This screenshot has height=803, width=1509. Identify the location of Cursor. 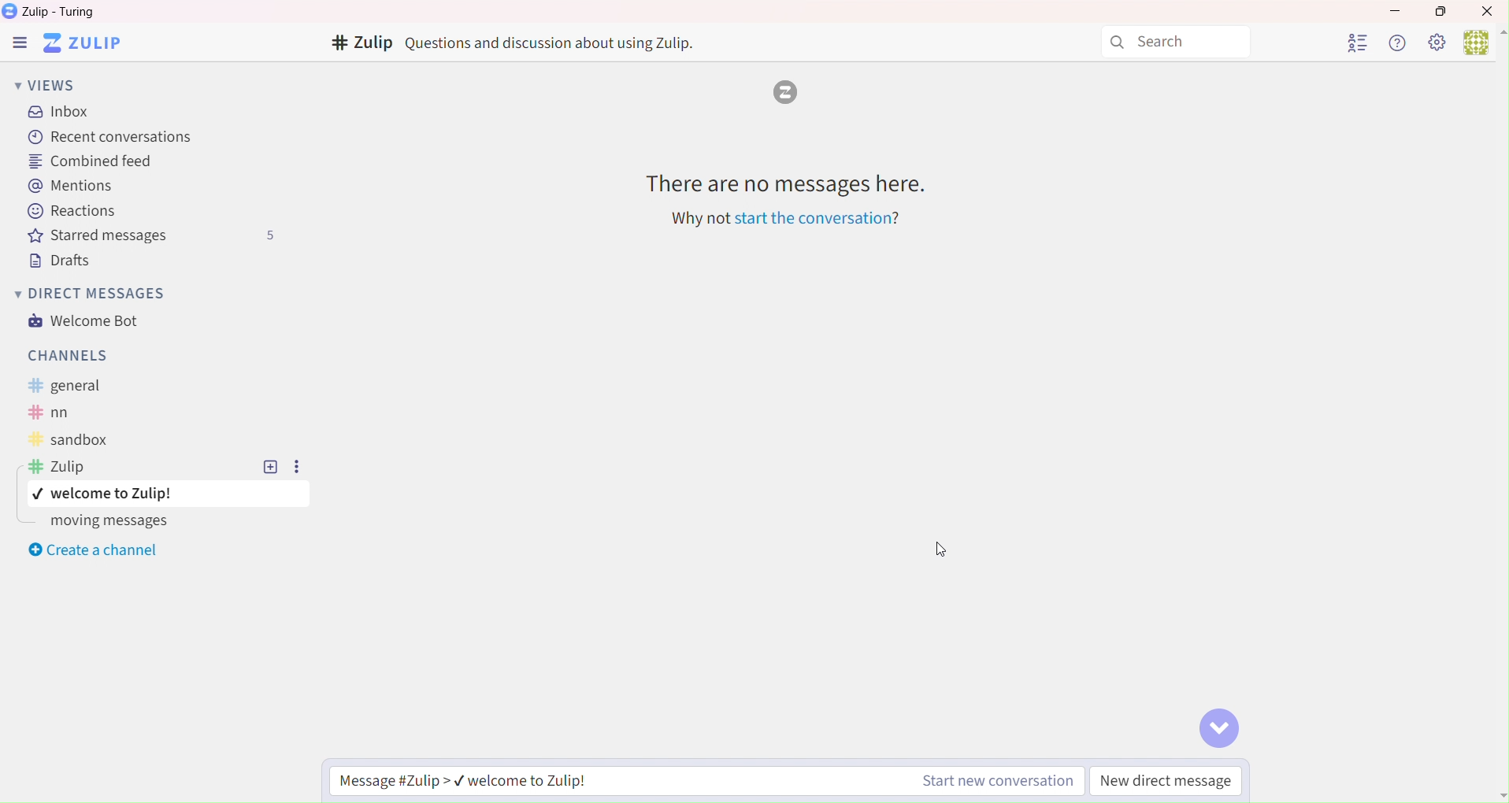
(942, 550).